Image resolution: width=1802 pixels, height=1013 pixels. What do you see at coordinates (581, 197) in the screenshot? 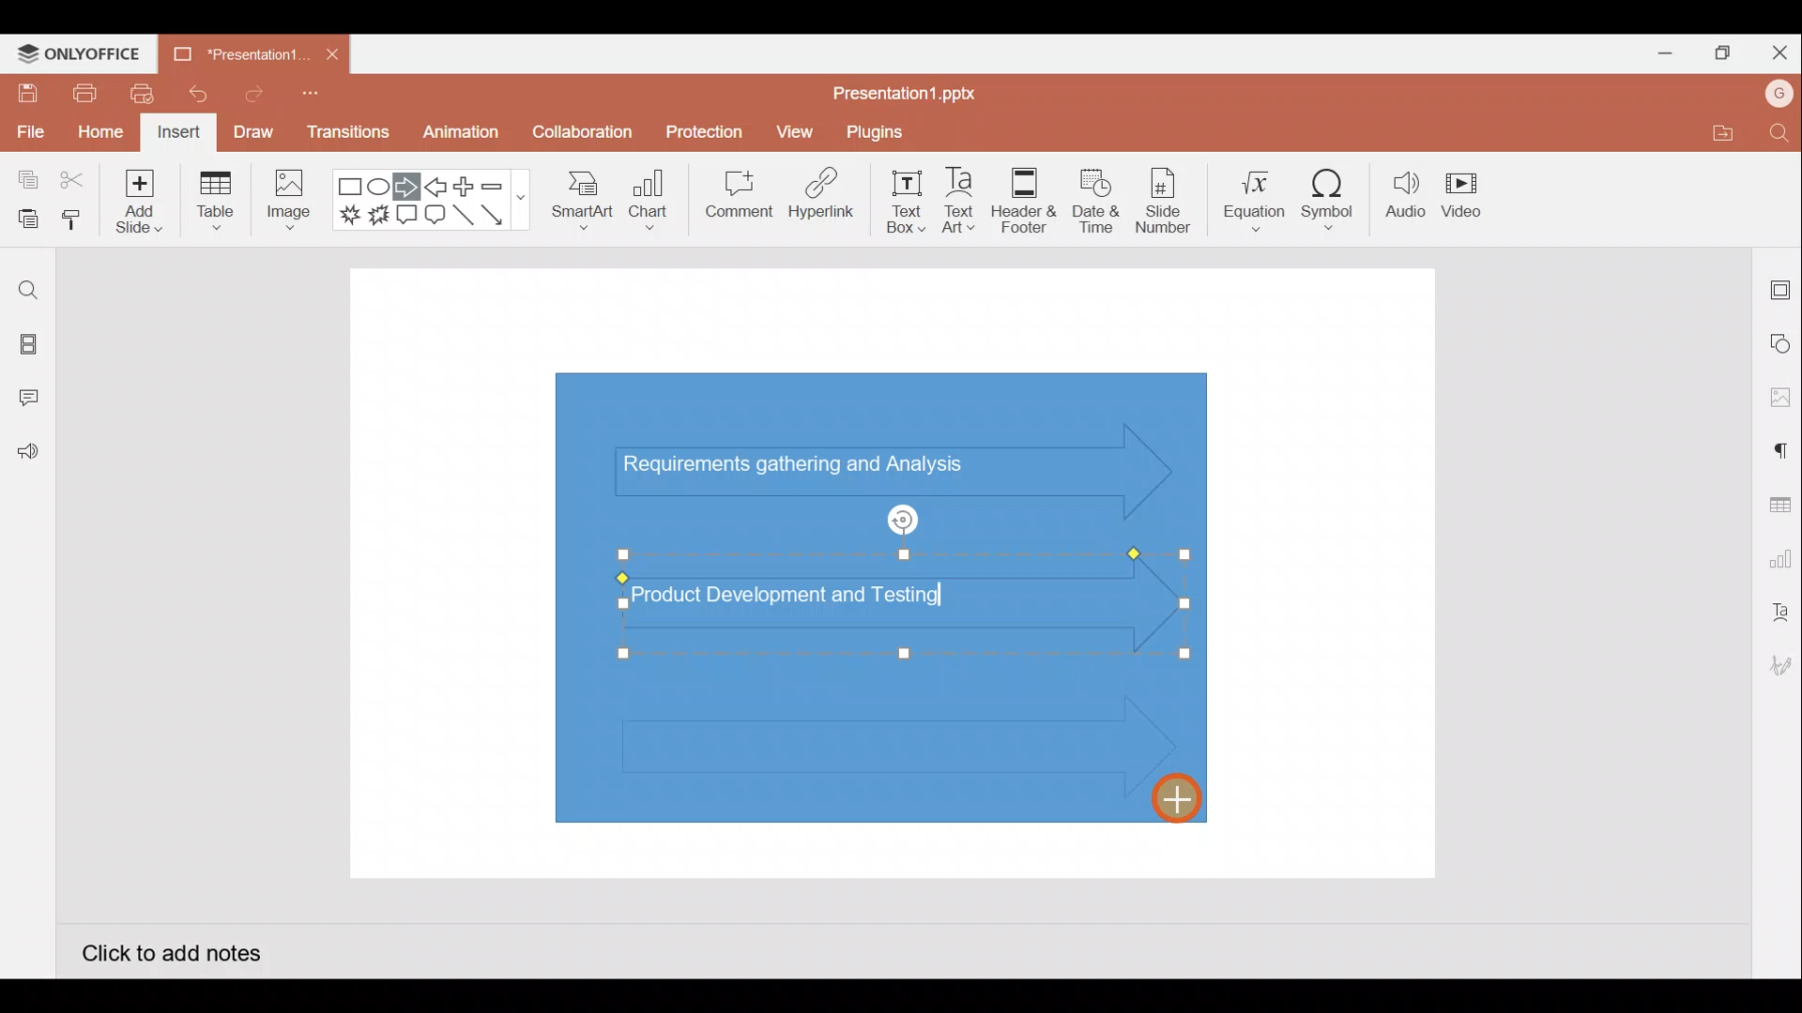
I see `SmartArt` at bounding box center [581, 197].